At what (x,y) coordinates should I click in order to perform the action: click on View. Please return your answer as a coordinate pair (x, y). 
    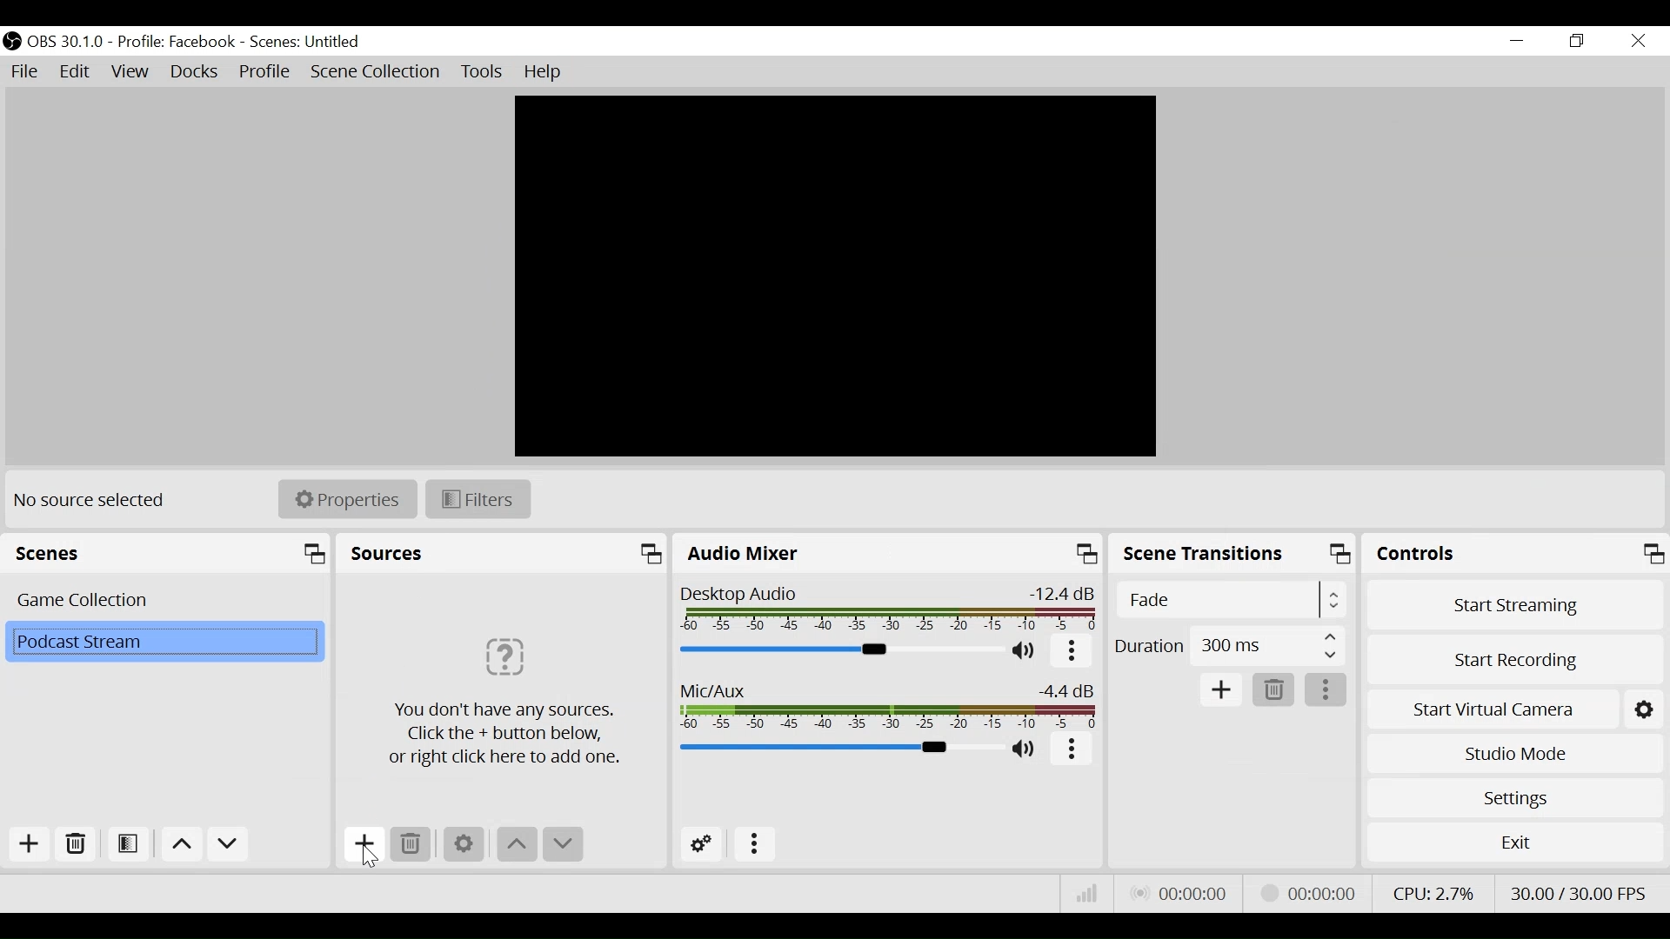
    Looking at the image, I should click on (131, 72).